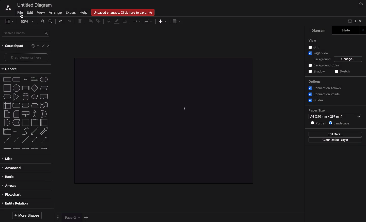  Describe the element at coordinates (137, 21) in the screenshot. I see `Arrows` at that location.